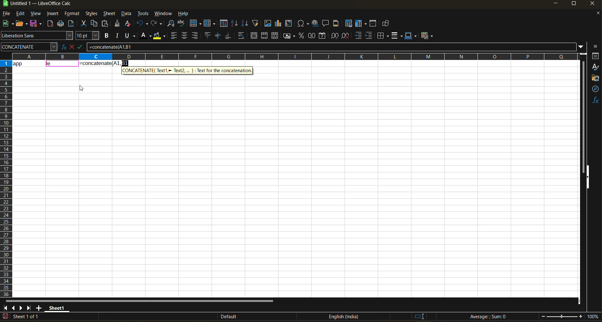 This screenshot has width=602, height=322. I want to click on freeze rows and columns, so click(362, 24).